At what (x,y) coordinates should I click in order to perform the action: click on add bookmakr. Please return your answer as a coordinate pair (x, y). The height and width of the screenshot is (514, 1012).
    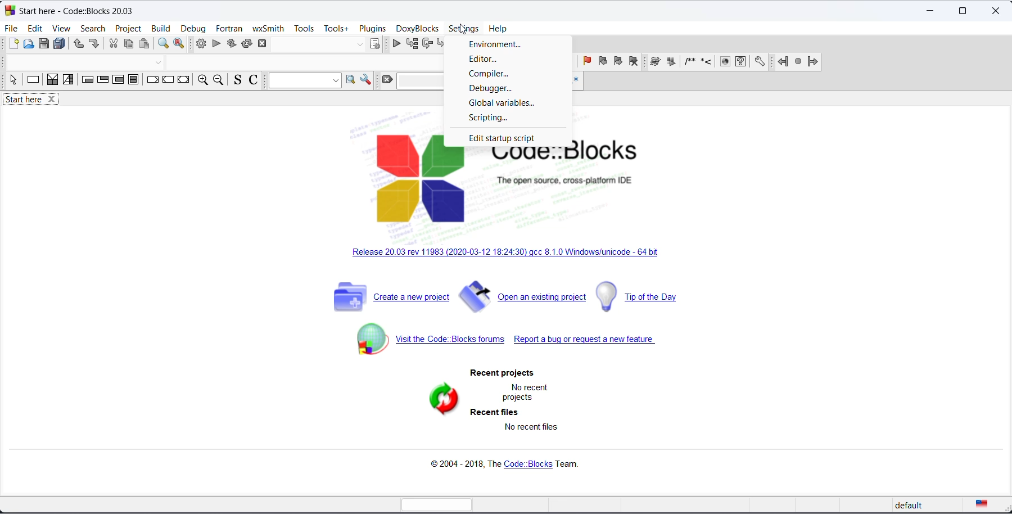
    Looking at the image, I should click on (588, 61).